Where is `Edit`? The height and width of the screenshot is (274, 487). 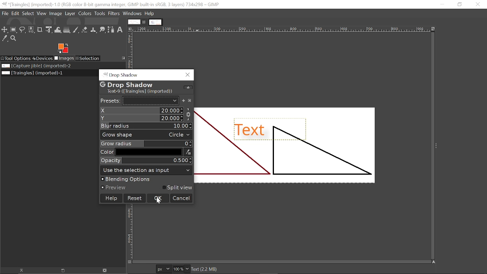 Edit is located at coordinates (15, 13).